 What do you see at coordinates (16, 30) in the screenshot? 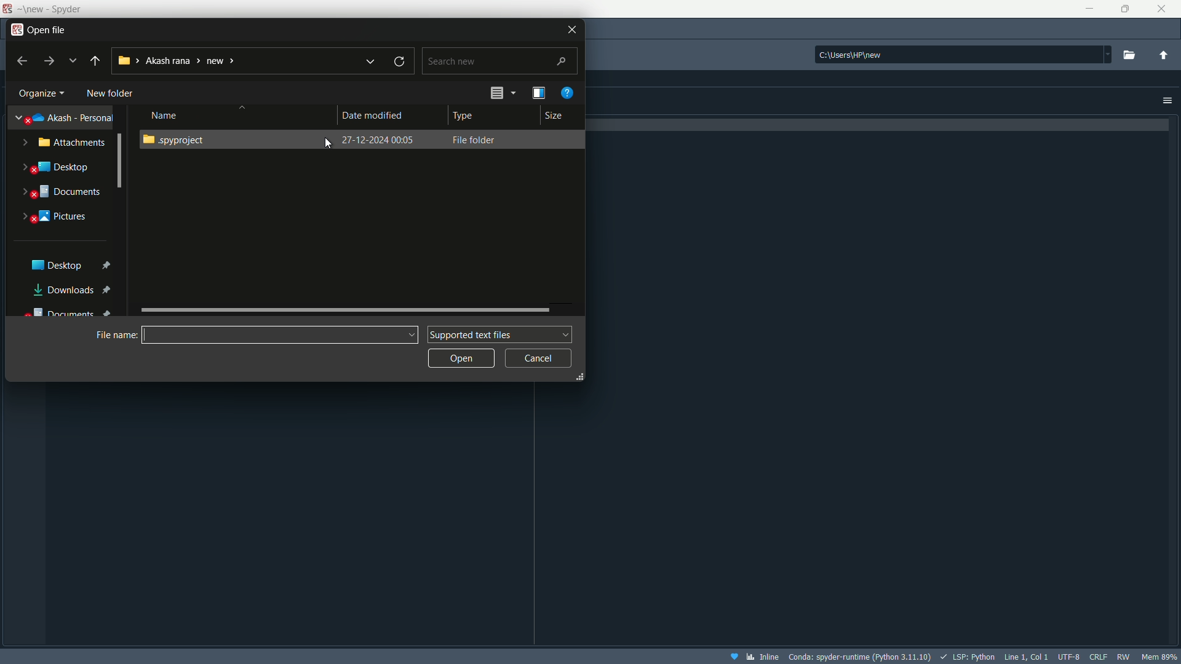
I see `app icon` at bounding box center [16, 30].